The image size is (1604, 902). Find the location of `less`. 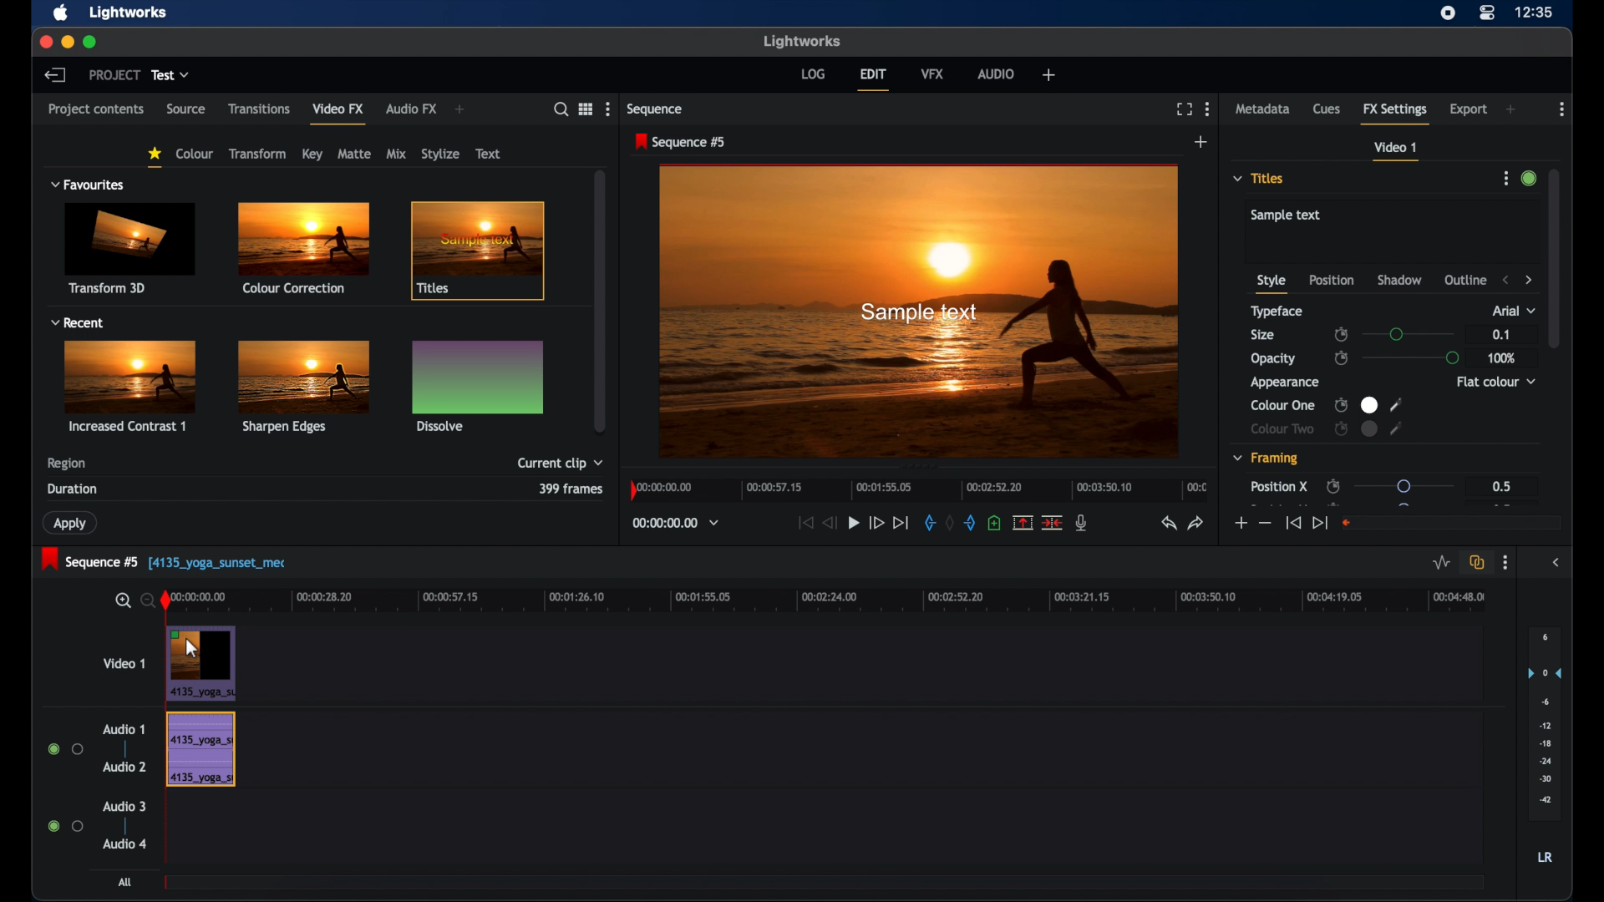

less is located at coordinates (1265, 525).